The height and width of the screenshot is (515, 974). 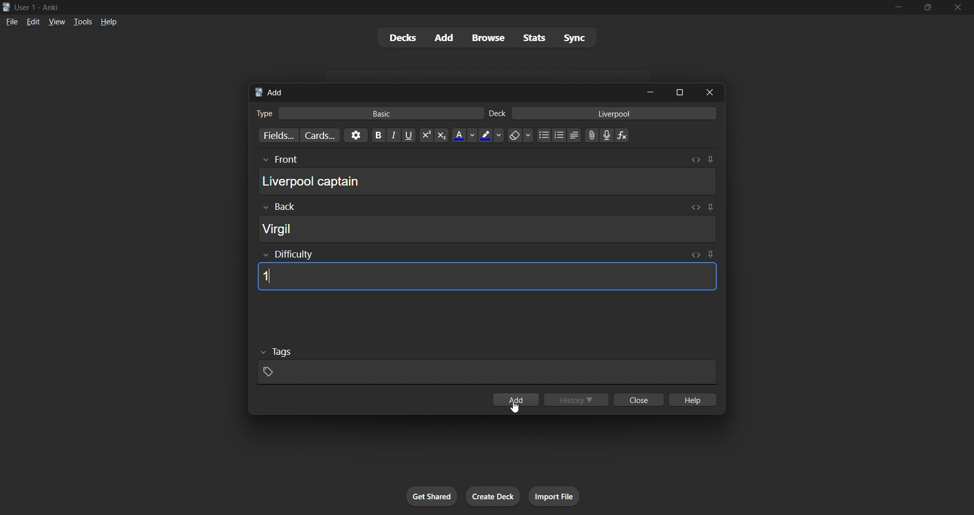 What do you see at coordinates (691, 399) in the screenshot?
I see `help` at bounding box center [691, 399].